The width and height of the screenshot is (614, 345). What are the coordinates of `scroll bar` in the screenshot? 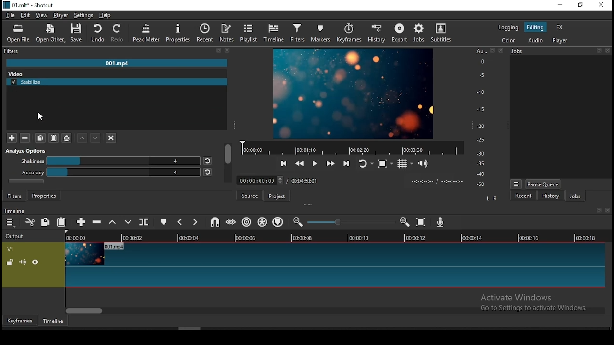 It's located at (229, 163).